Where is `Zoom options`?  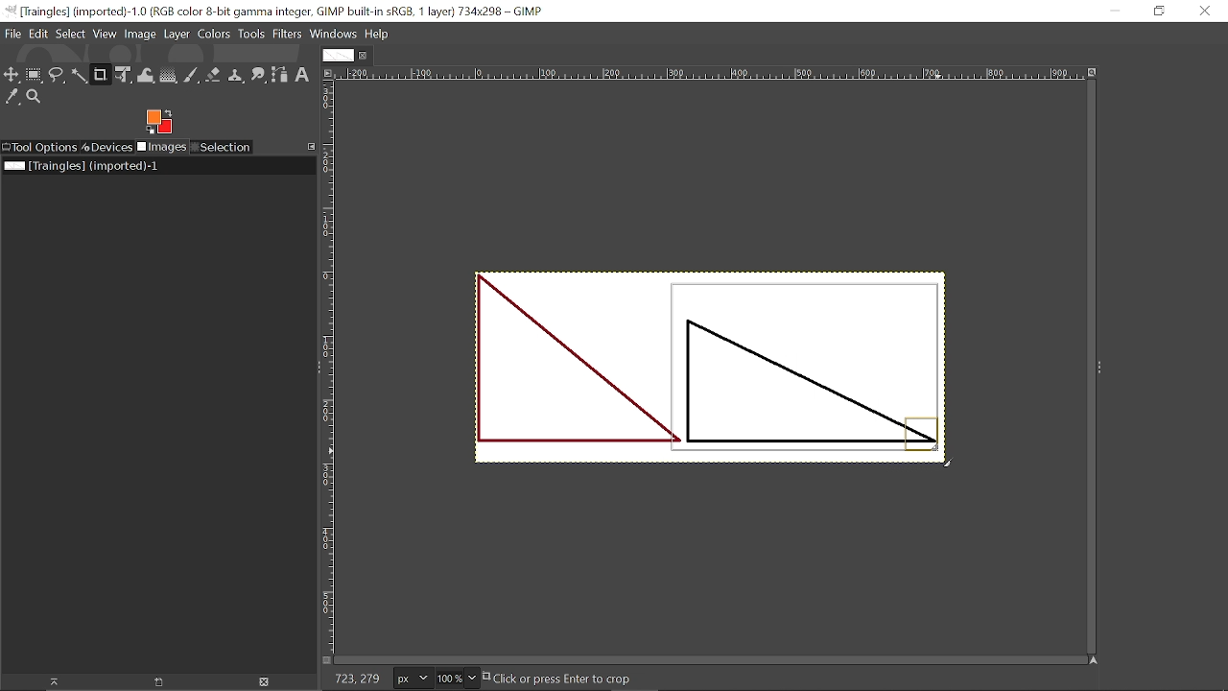 Zoom options is located at coordinates (471, 679).